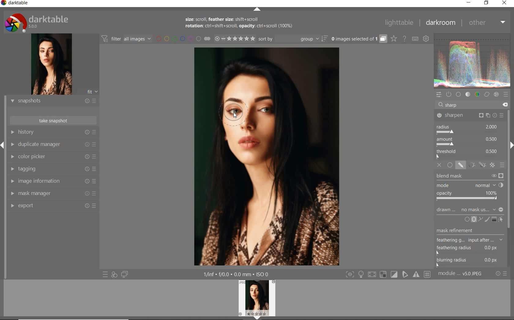 This screenshot has height=320, width=514. What do you see at coordinates (450, 165) in the screenshot?
I see `uniformly` at bounding box center [450, 165].